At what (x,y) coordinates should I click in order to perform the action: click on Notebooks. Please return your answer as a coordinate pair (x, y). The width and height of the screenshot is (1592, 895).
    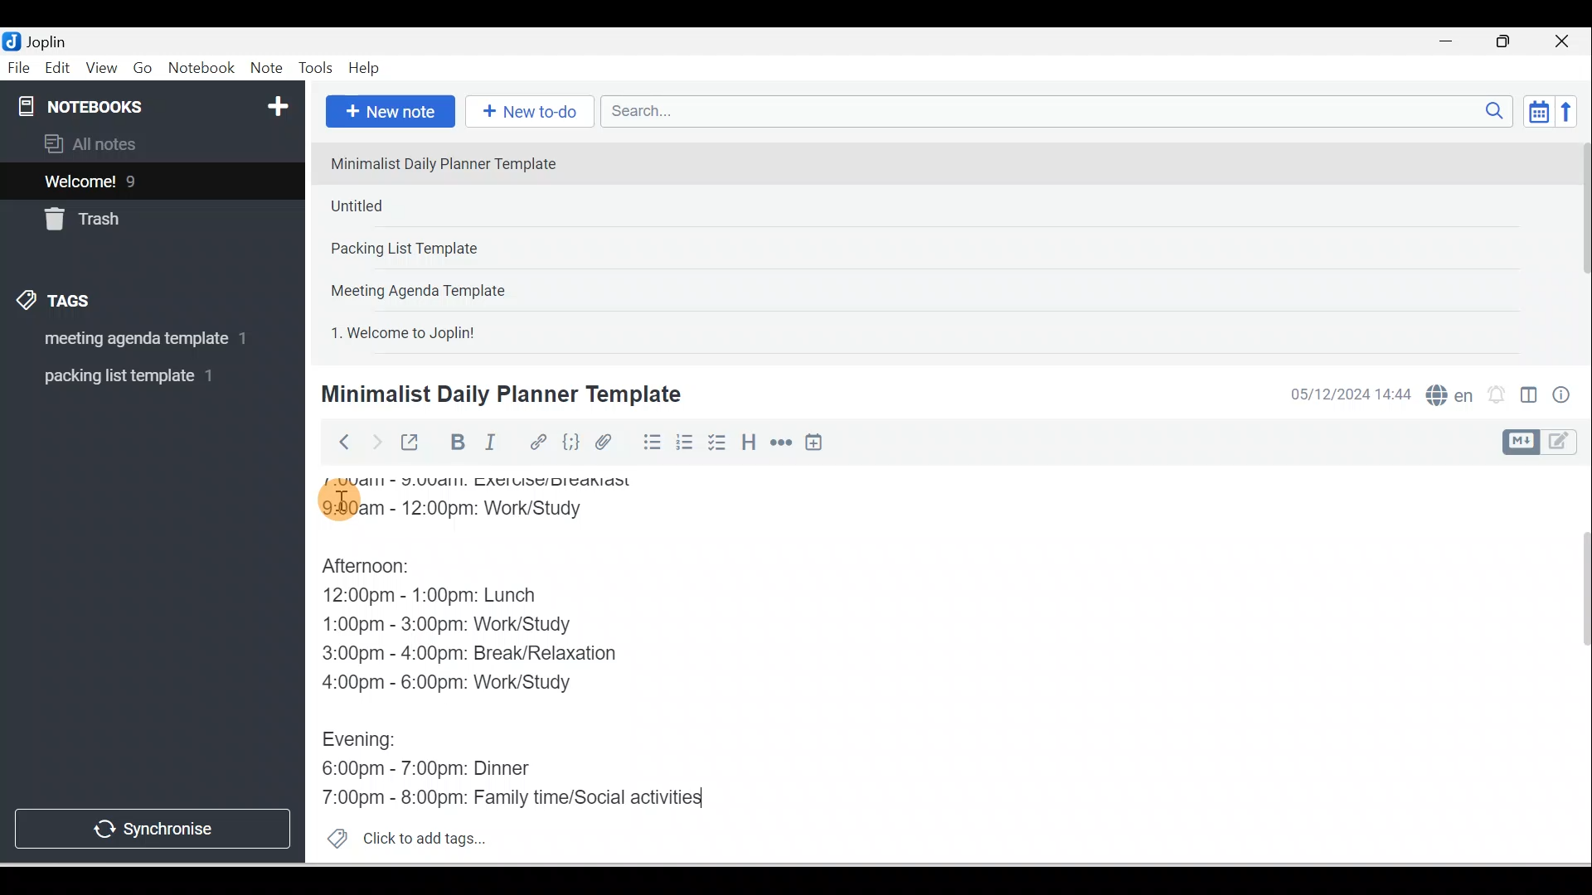
    Looking at the image, I should click on (156, 103).